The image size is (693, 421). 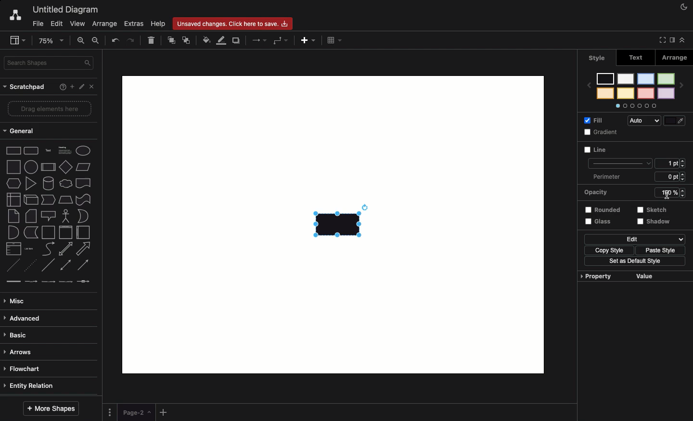 What do you see at coordinates (610, 176) in the screenshot?
I see `Perimeter` at bounding box center [610, 176].